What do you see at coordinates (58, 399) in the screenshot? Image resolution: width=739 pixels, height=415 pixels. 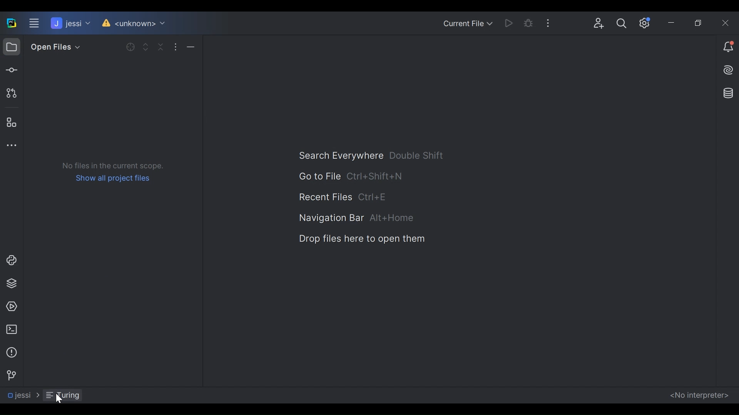 I see `Cursor` at bounding box center [58, 399].